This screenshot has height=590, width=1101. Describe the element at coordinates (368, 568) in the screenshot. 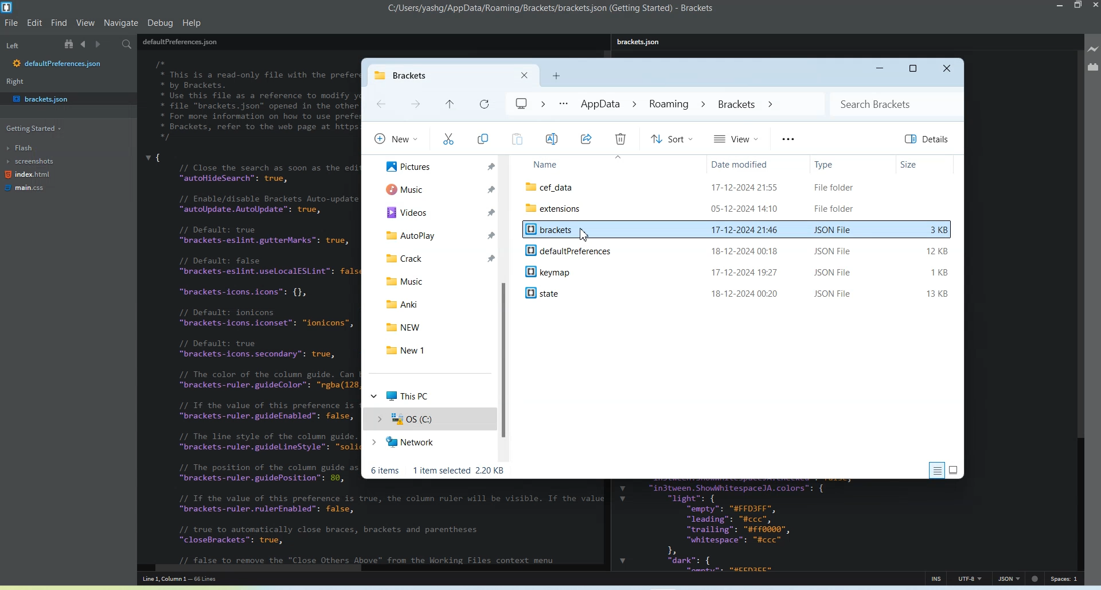

I see `Horizontal Scroll bar` at that location.